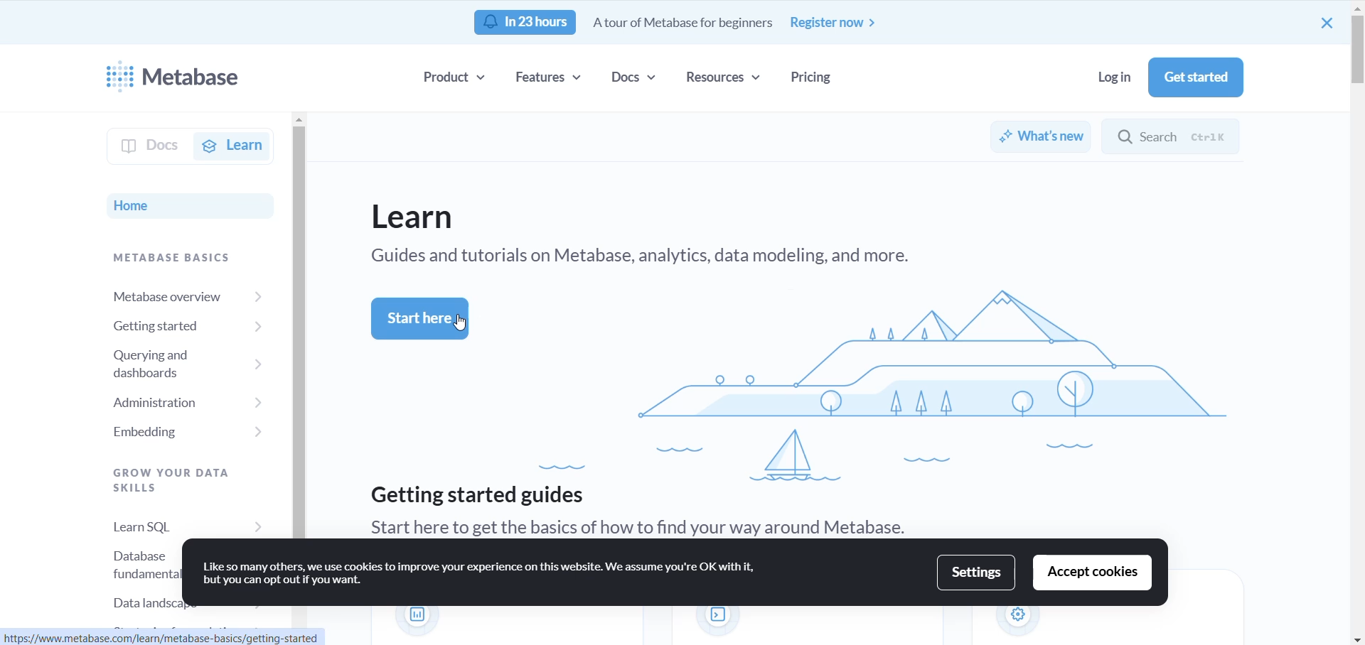 The width and height of the screenshot is (1365, 645). I want to click on accept cookies, so click(1093, 573).